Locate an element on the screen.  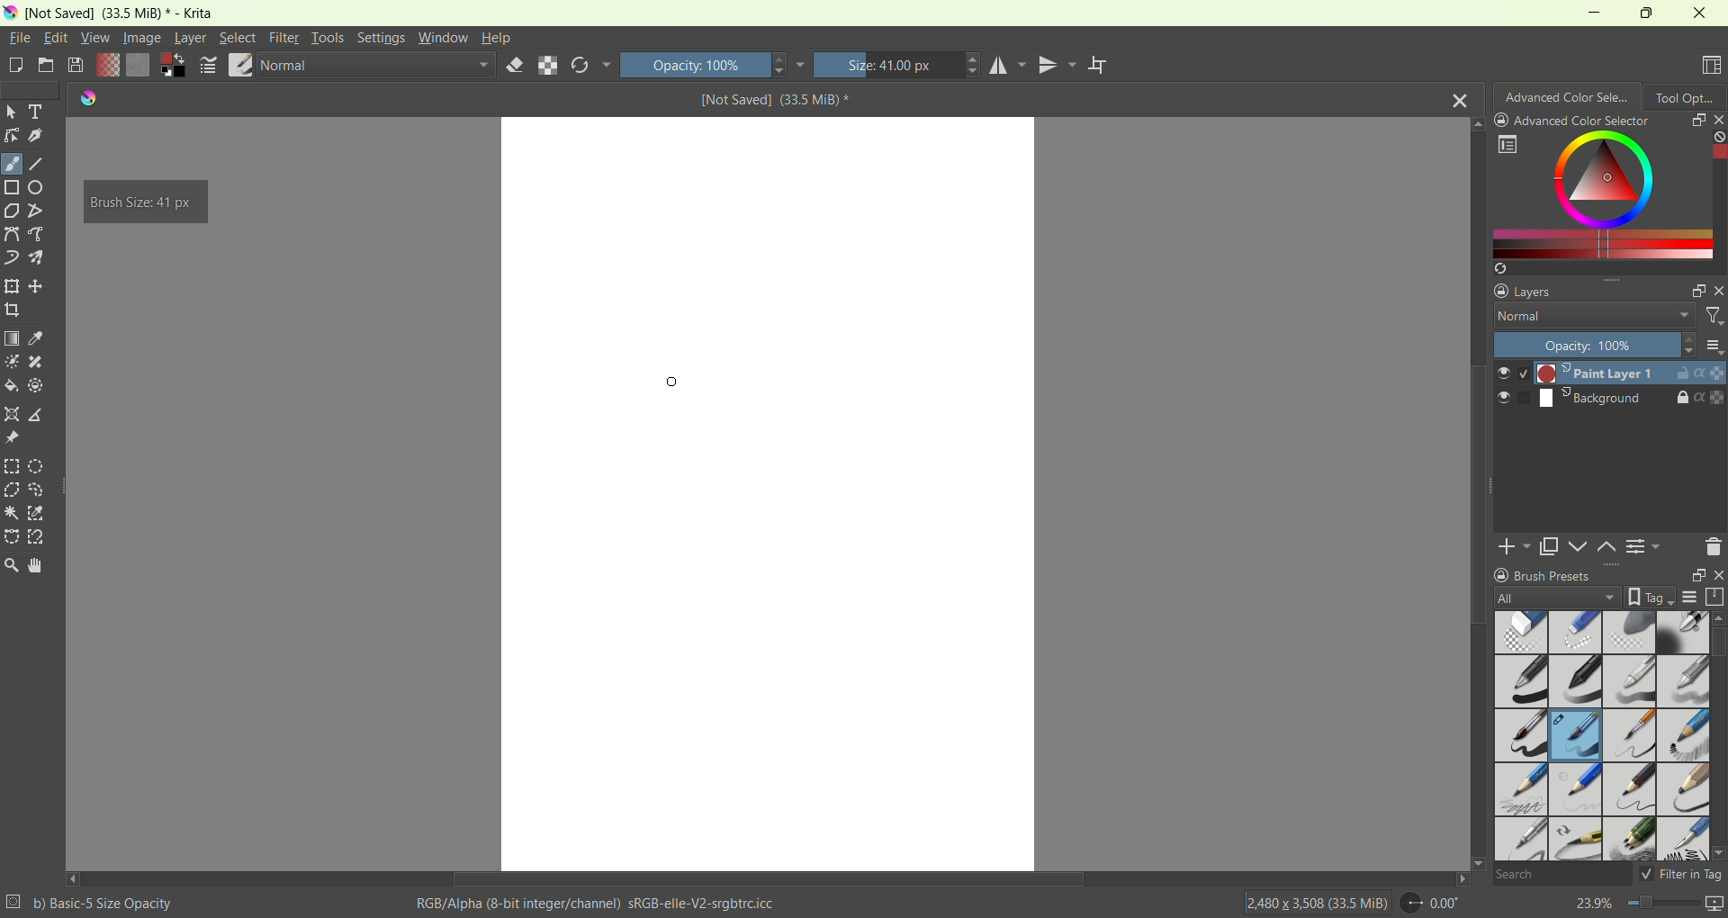
basic 5 opacity is located at coordinates (1577, 738).